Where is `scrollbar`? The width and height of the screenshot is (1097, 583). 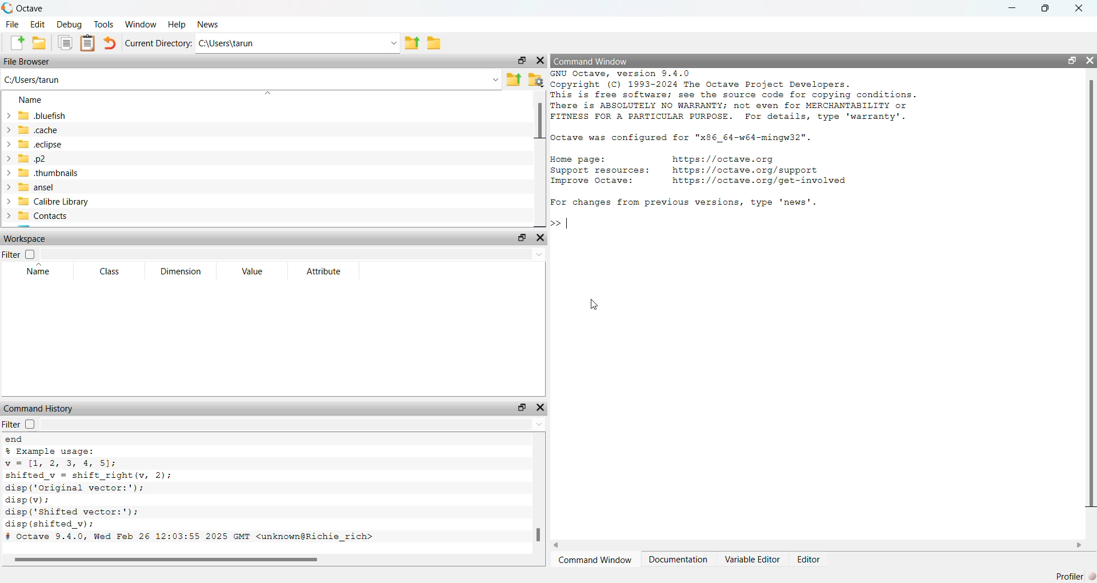
scrollbar is located at coordinates (1087, 297).